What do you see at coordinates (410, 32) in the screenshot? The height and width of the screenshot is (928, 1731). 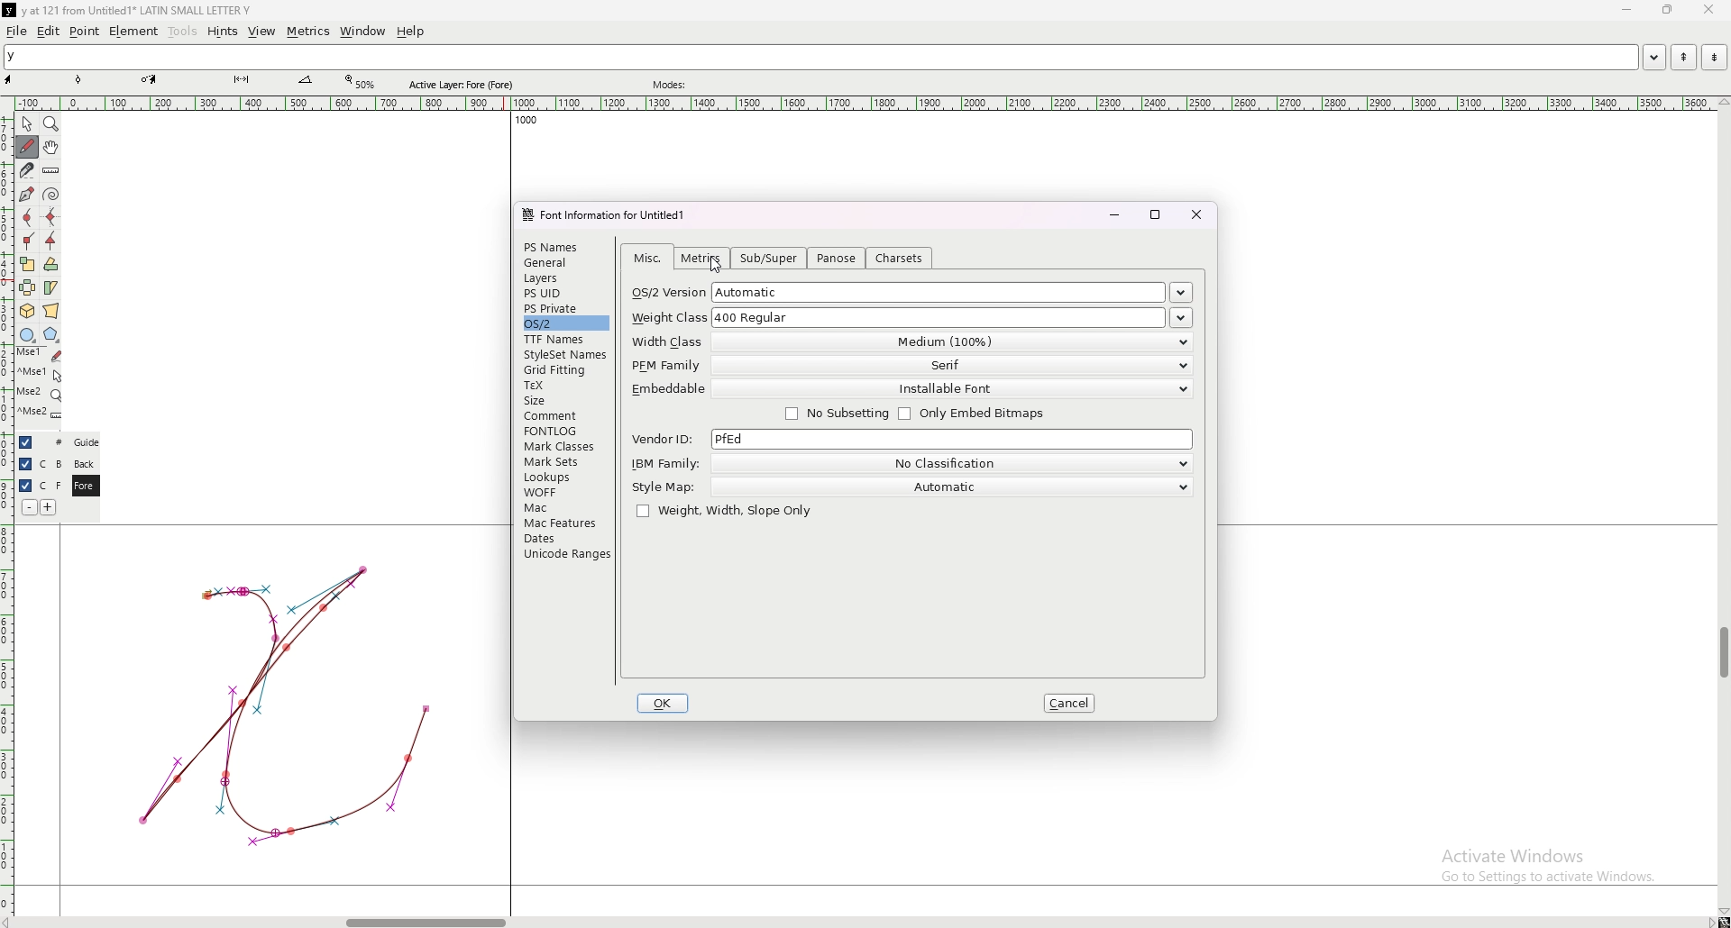 I see `help` at bounding box center [410, 32].